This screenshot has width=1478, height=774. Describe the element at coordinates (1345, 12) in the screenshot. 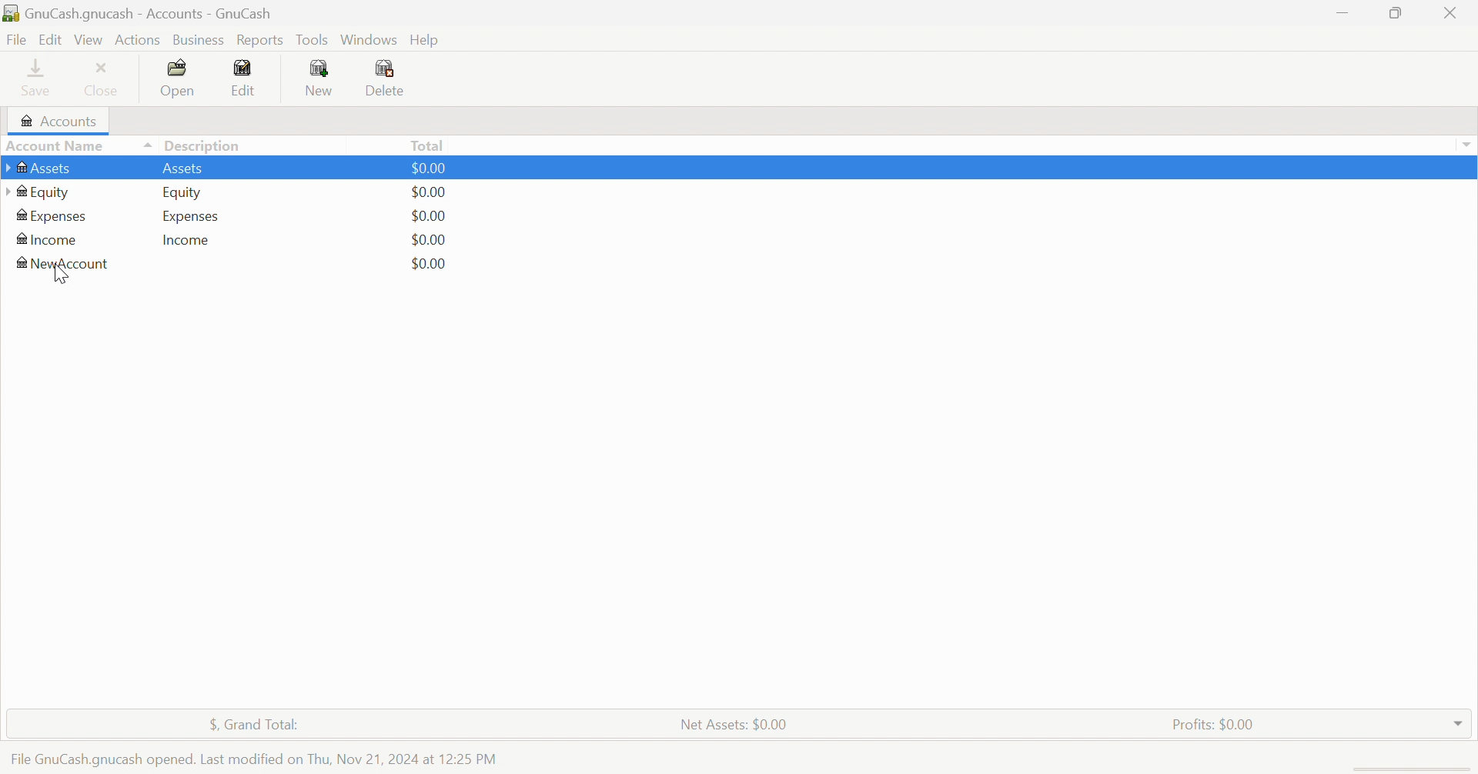

I see `Minimize` at that location.